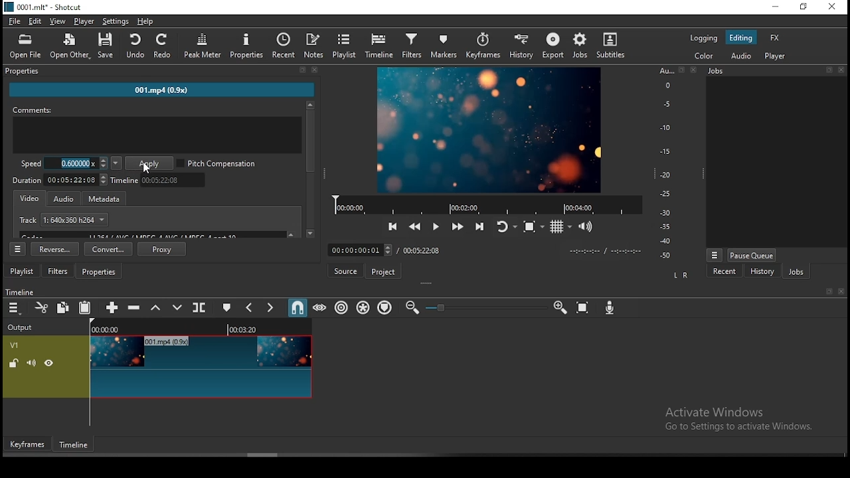 The width and height of the screenshot is (850, 478). Describe the element at coordinates (833, 5) in the screenshot. I see `close window` at that location.